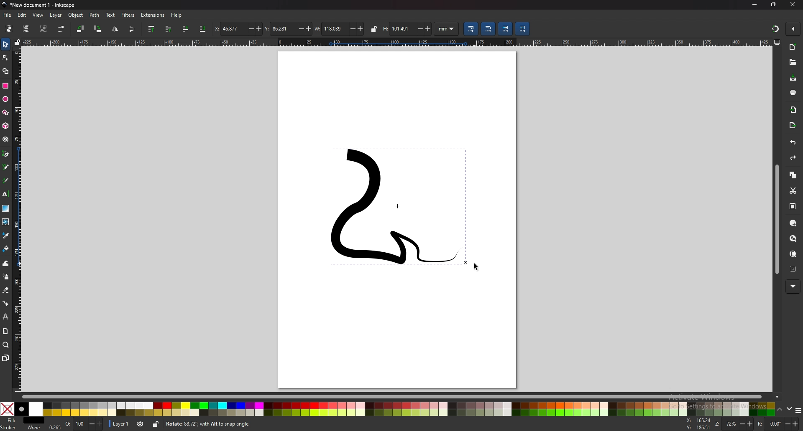 The height and width of the screenshot is (431, 803). What do you see at coordinates (5, 112) in the screenshot?
I see `stars and polygons` at bounding box center [5, 112].